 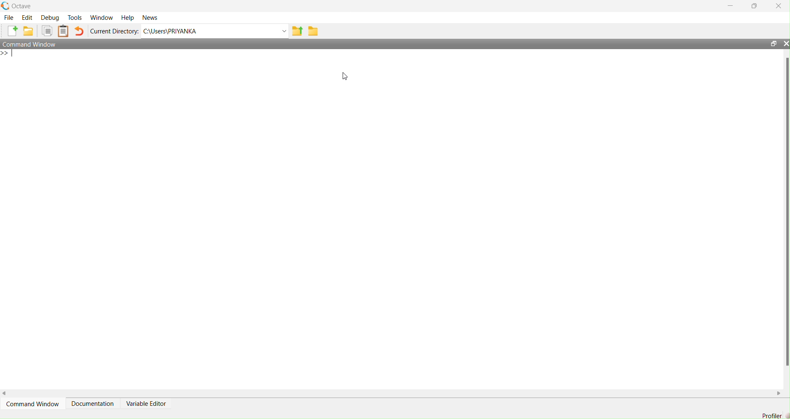 I want to click on minimise, so click(x=728, y=6).